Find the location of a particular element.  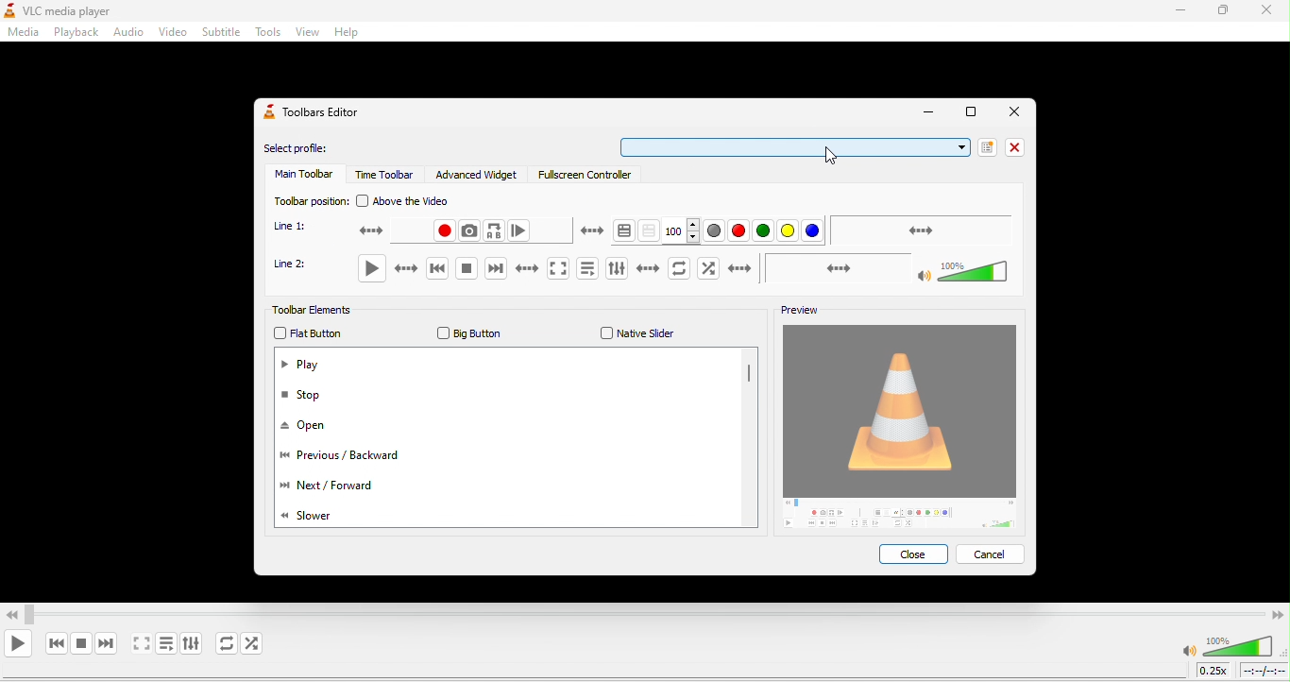

random is located at coordinates (721, 271).